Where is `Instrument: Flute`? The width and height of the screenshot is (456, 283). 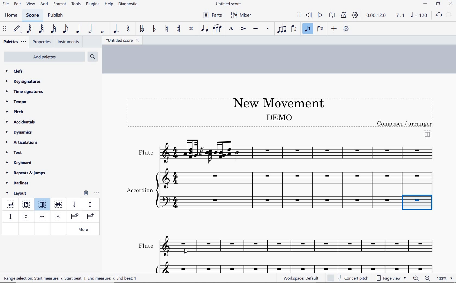
Instrument: Flute is located at coordinates (298, 151).